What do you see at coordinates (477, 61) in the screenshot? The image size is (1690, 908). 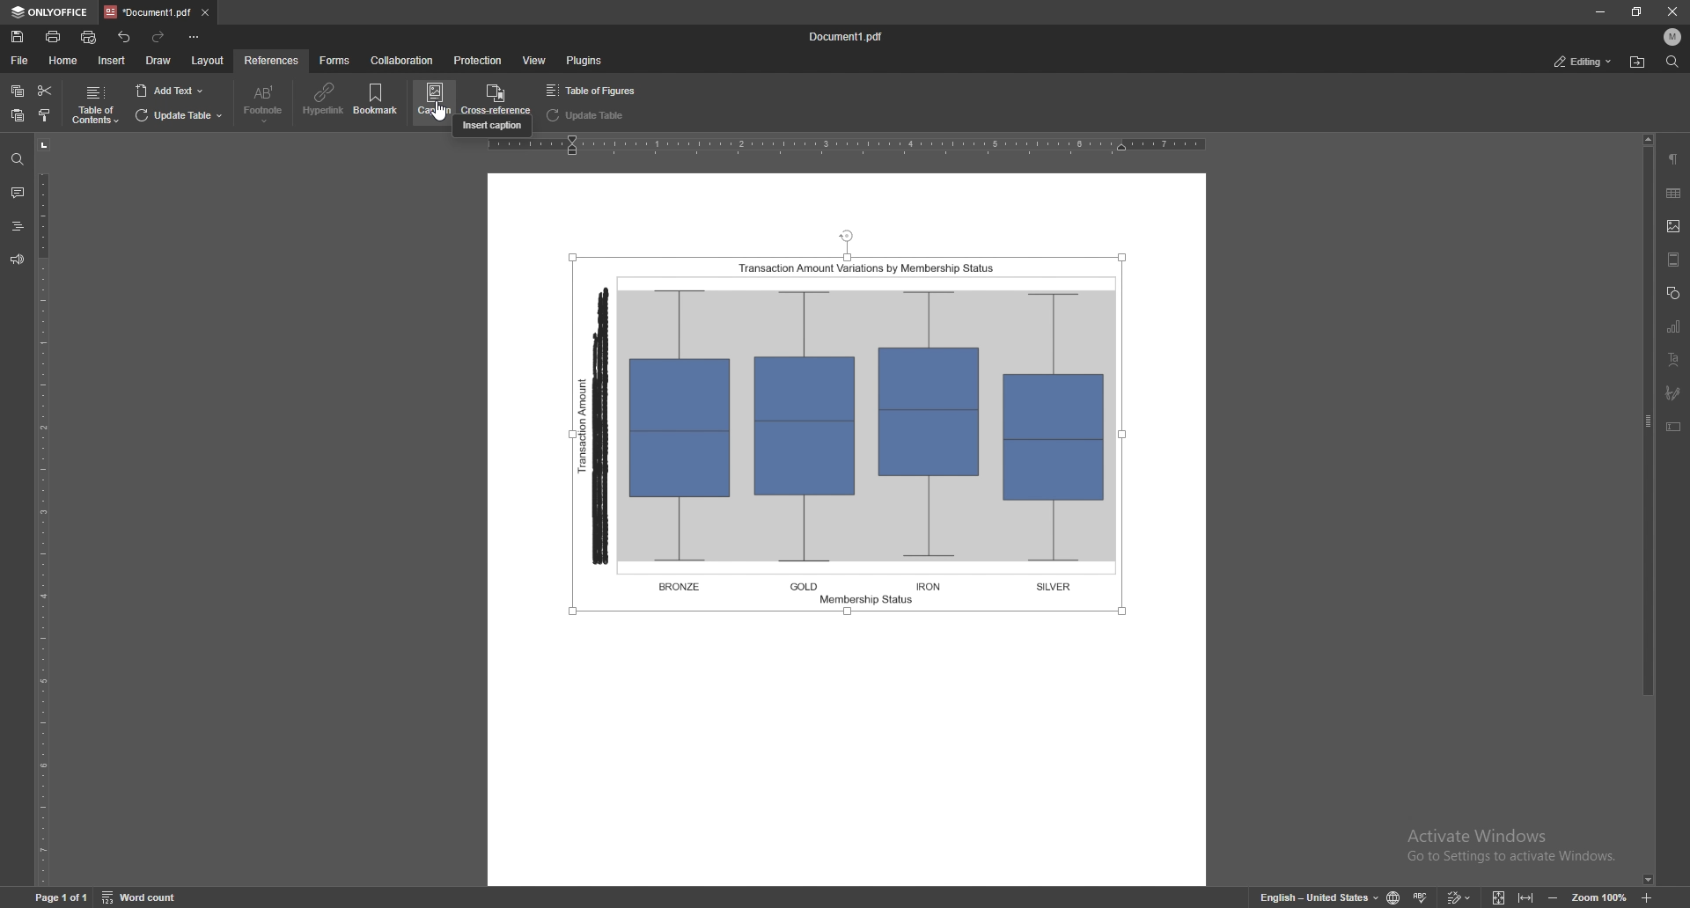 I see `protection` at bounding box center [477, 61].